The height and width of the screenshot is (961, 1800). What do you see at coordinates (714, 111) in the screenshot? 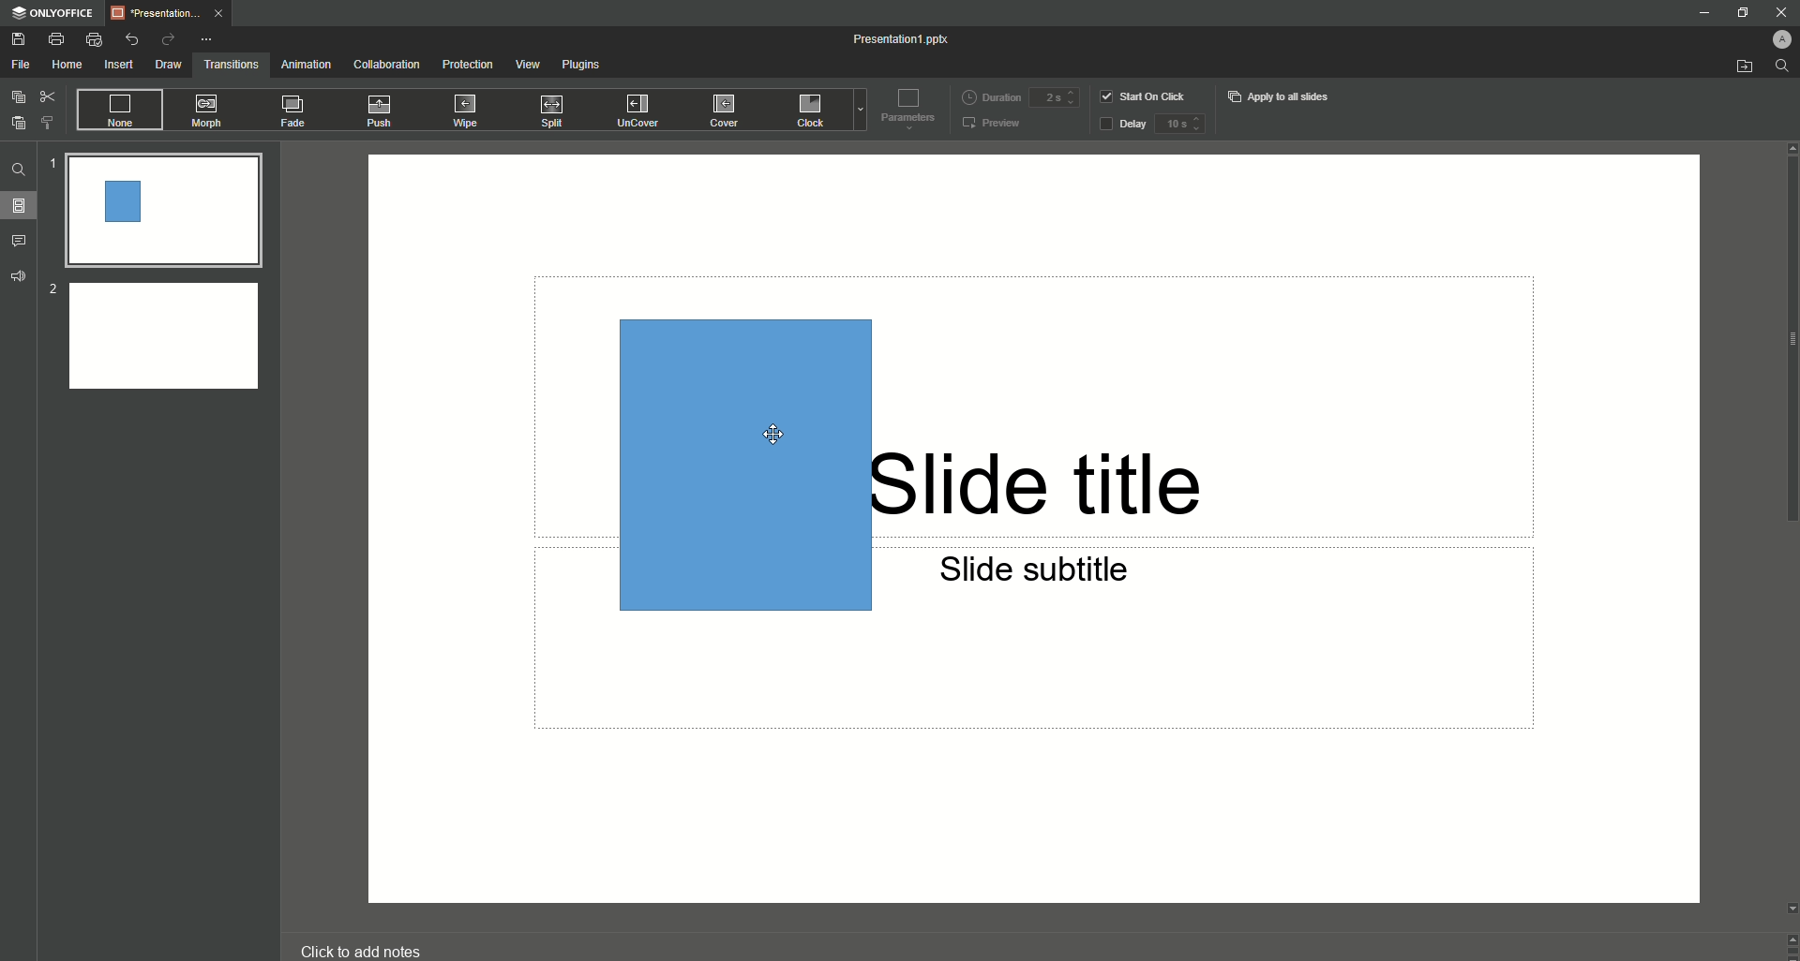
I see `Cover` at bounding box center [714, 111].